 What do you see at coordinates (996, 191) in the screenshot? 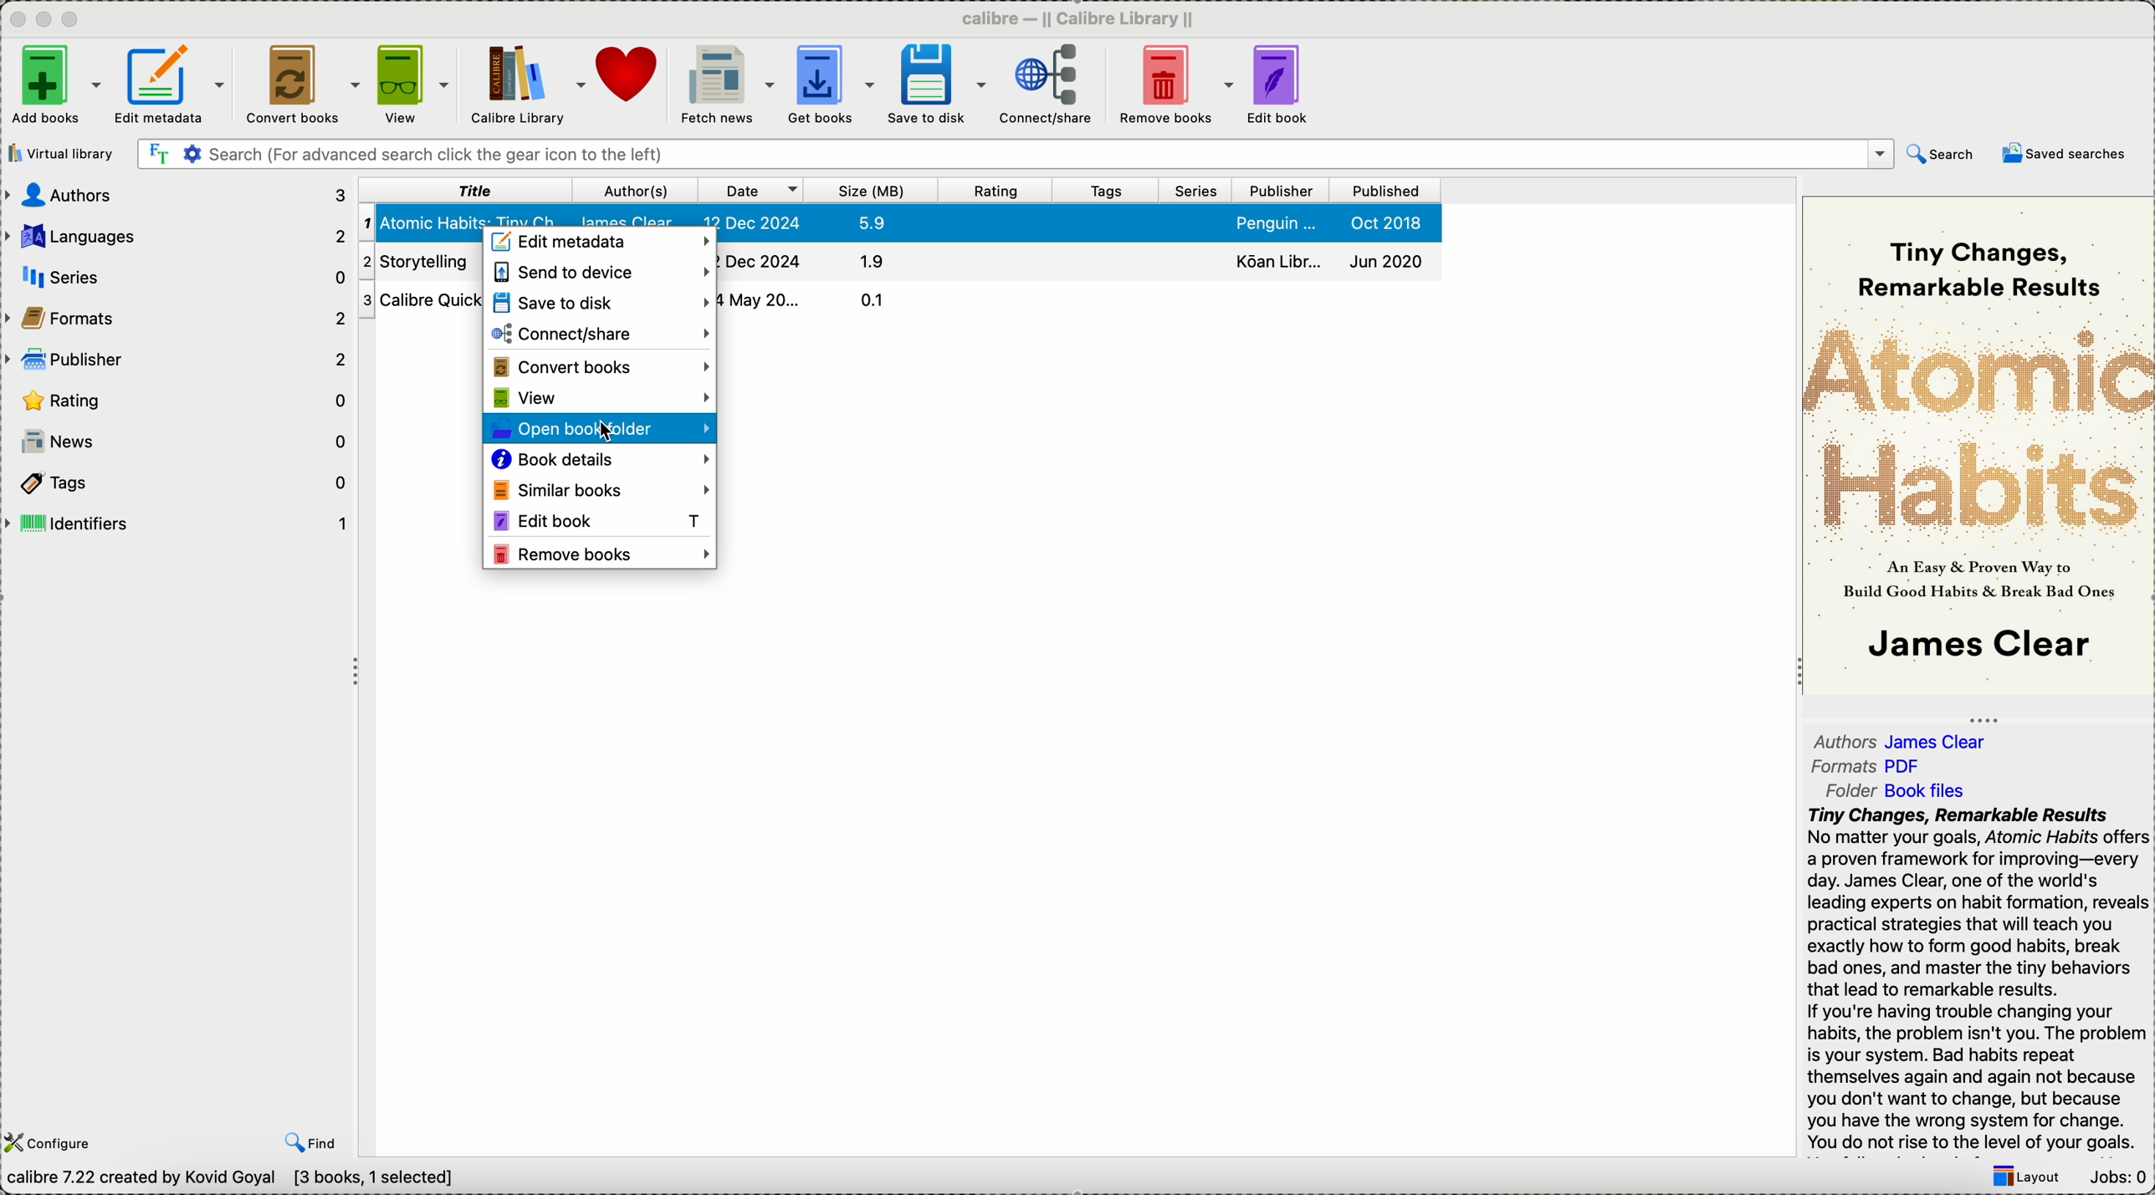
I see `rating` at bounding box center [996, 191].